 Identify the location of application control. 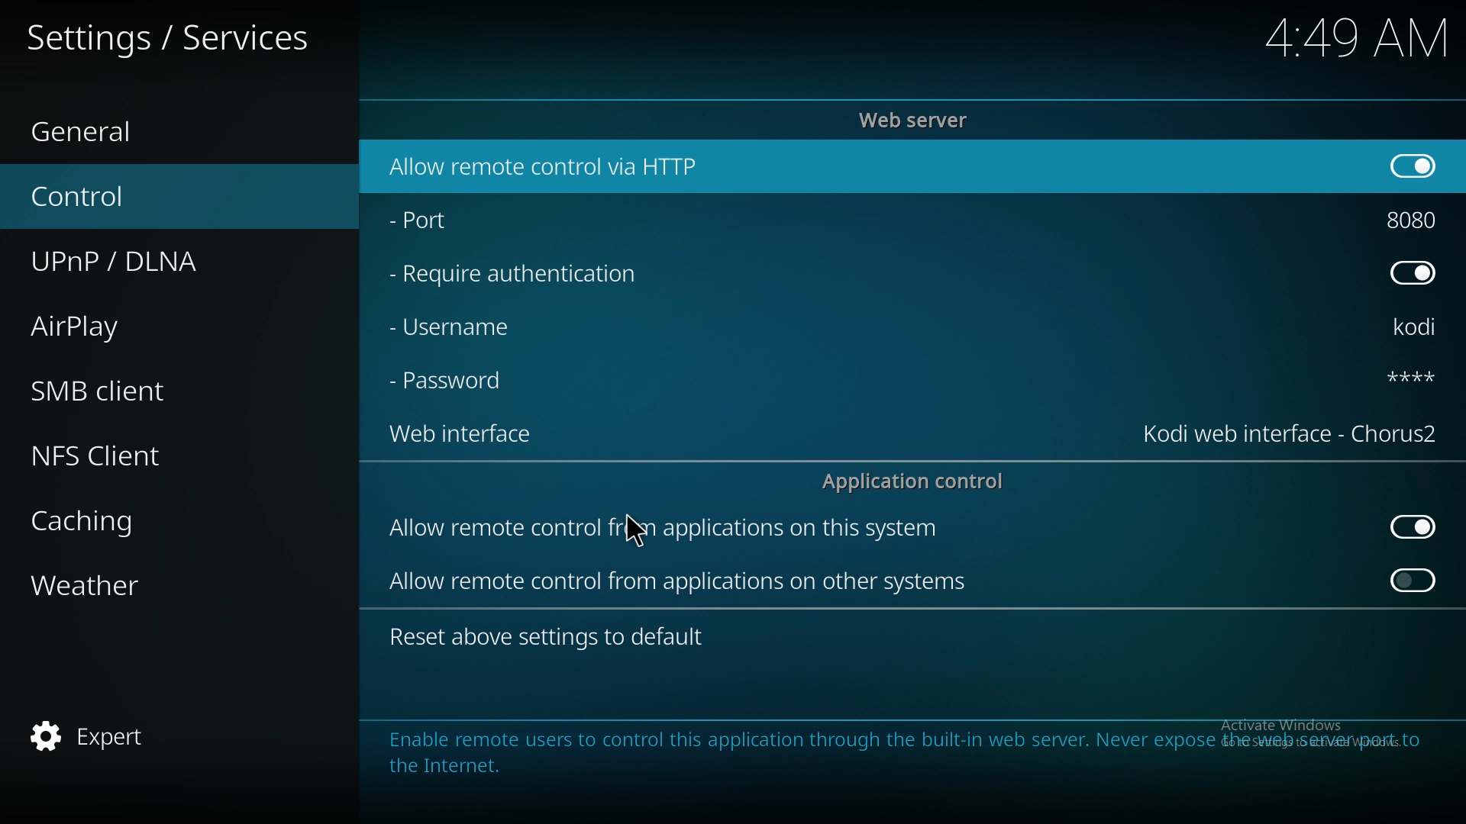
(919, 482).